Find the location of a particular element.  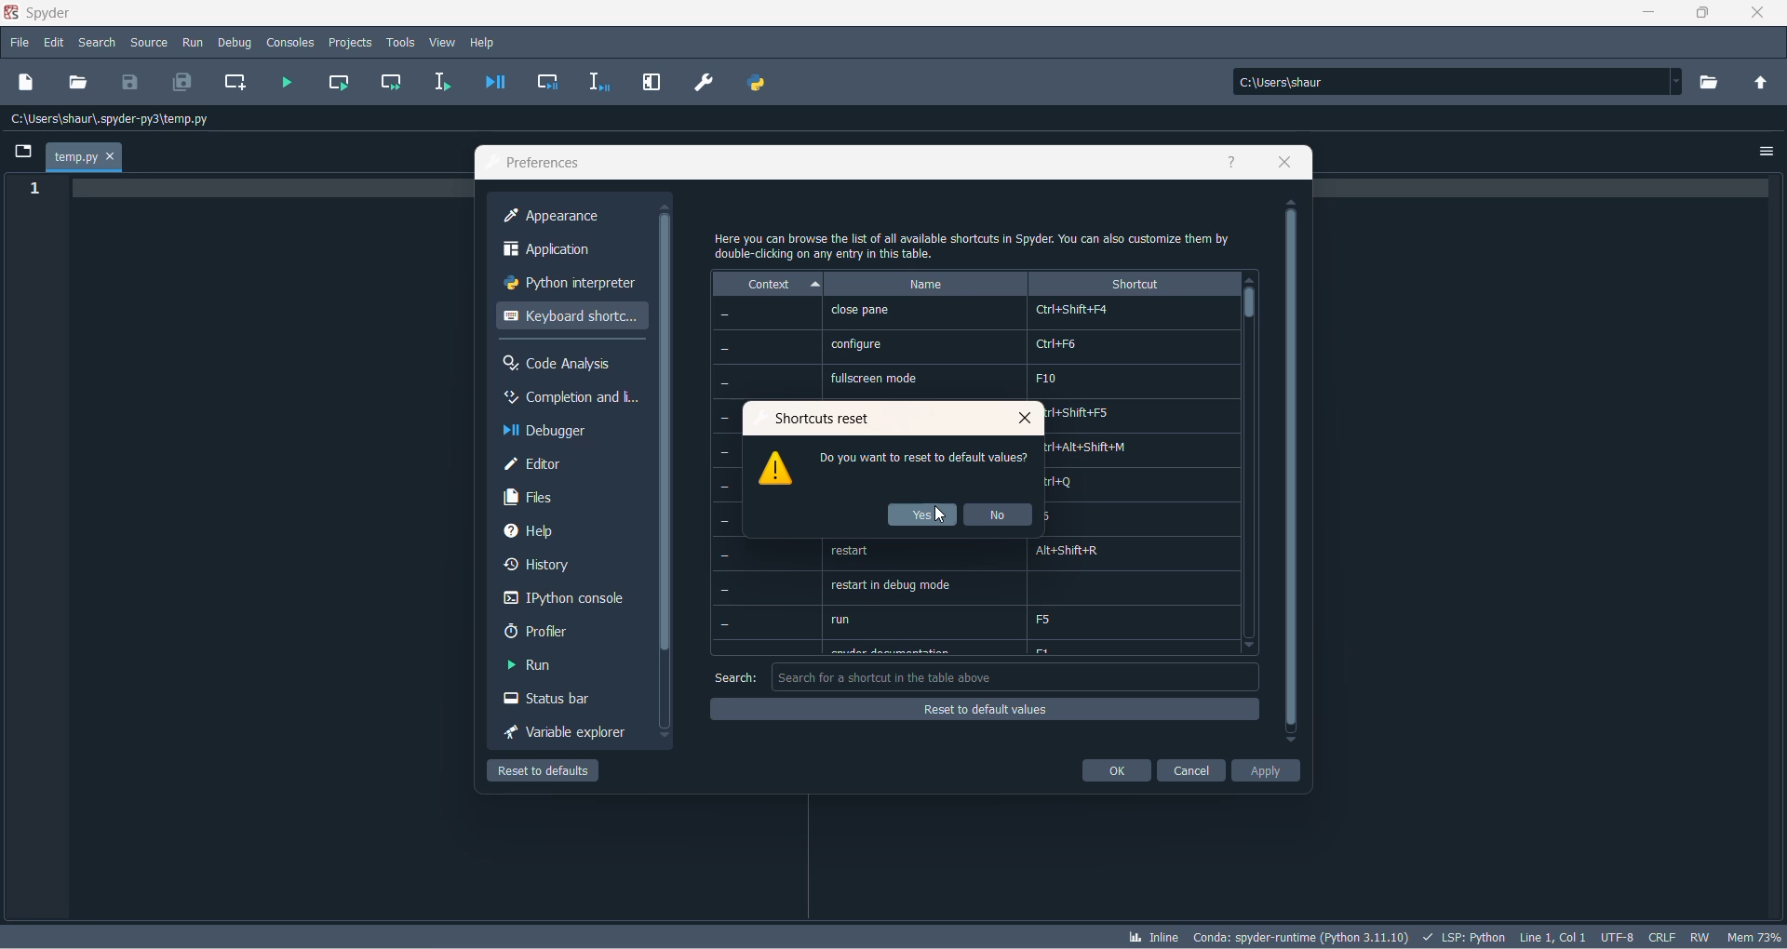

scrollbar is located at coordinates (1254, 306).